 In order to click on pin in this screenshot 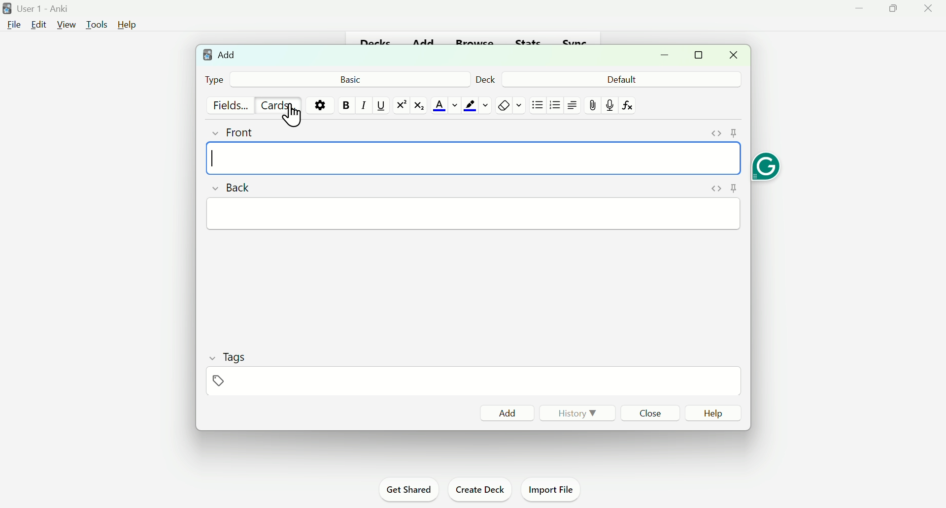, I will do `click(734, 188)`.